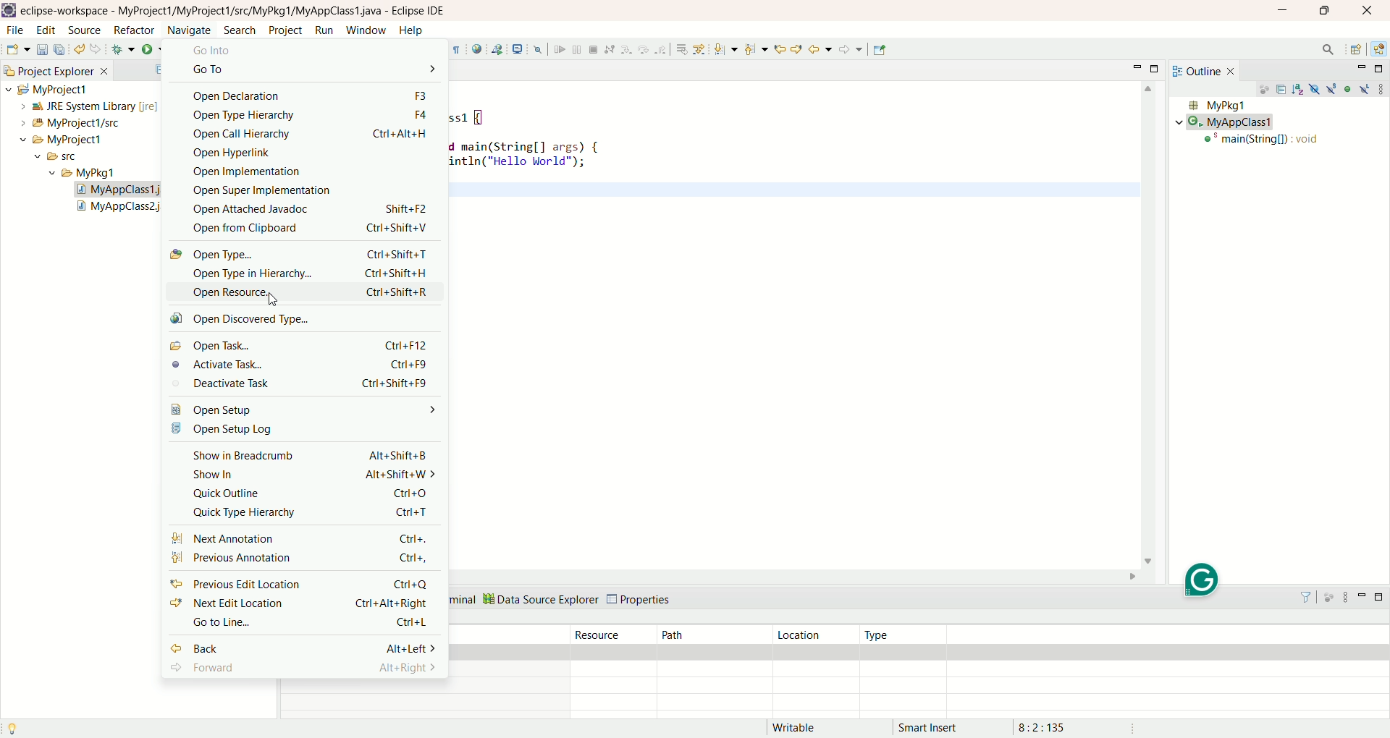 The image size is (1390, 738). What do you see at coordinates (96, 49) in the screenshot?
I see `redo` at bounding box center [96, 49].